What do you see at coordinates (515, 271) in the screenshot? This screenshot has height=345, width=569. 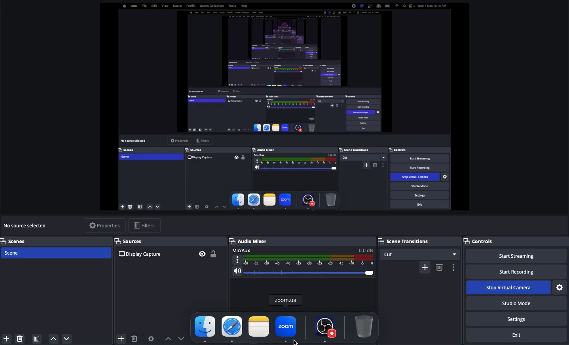 I see `Start recording` at bounding box center [515, 271].